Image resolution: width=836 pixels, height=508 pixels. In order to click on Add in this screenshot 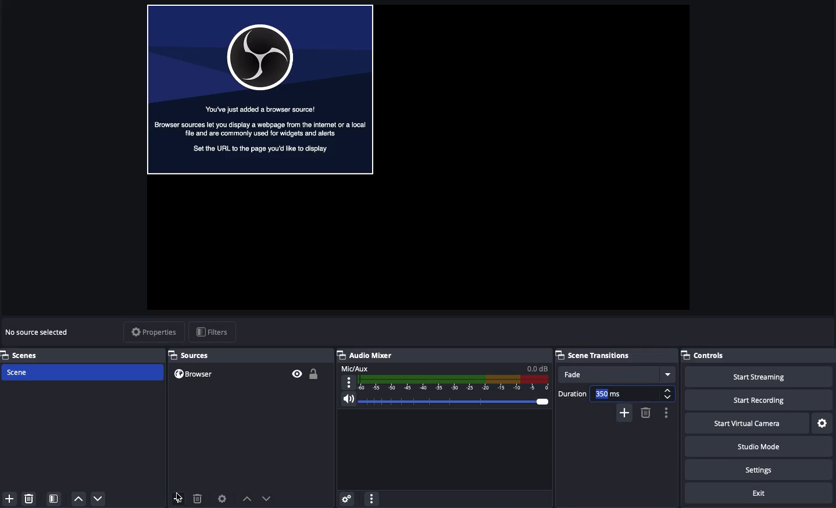, I will do `click(624, 413)`.